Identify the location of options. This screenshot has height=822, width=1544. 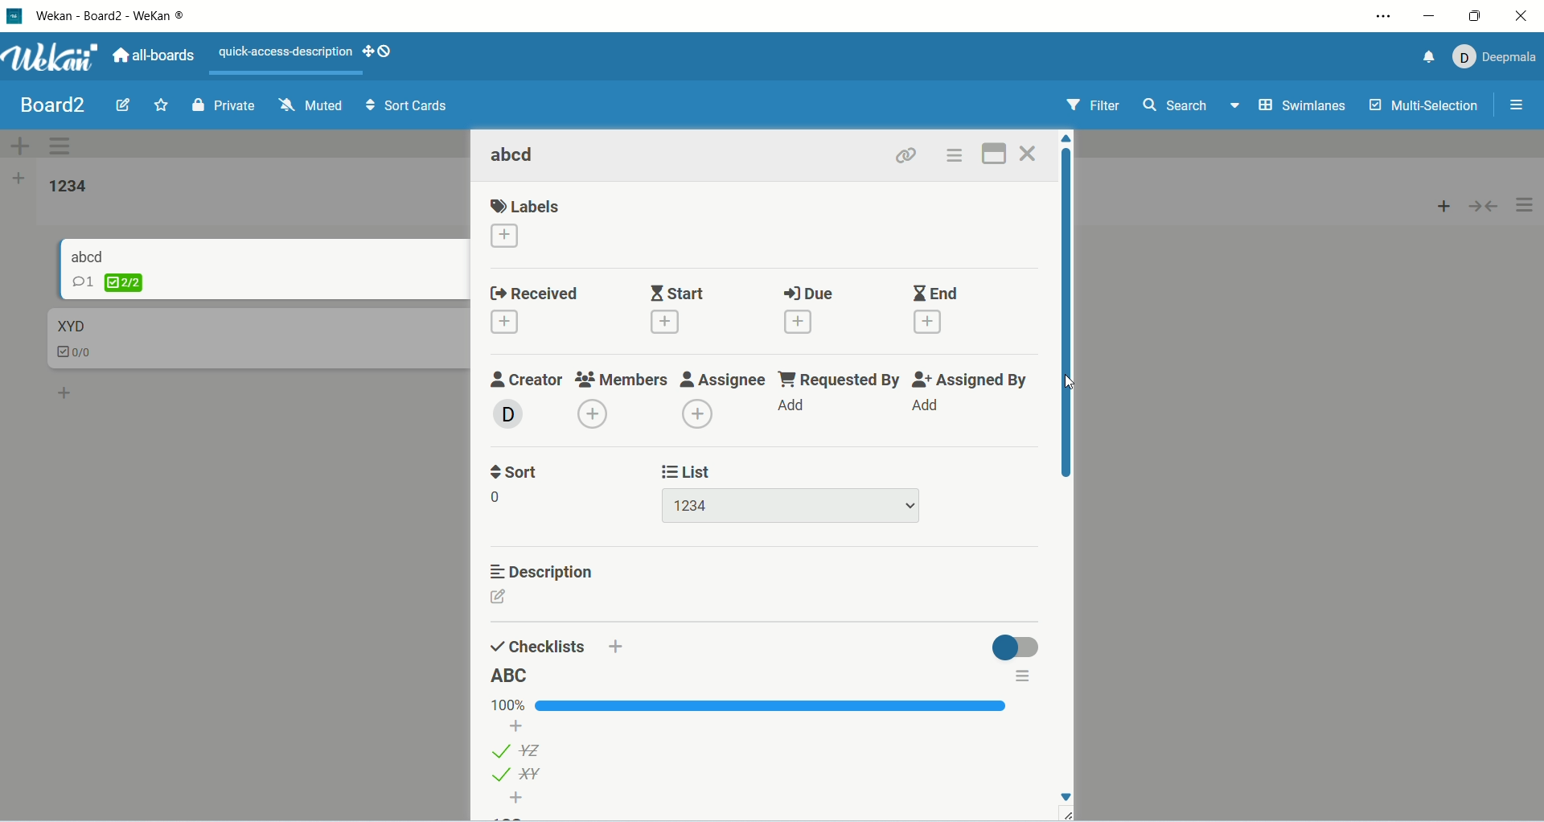
(1527, 206).